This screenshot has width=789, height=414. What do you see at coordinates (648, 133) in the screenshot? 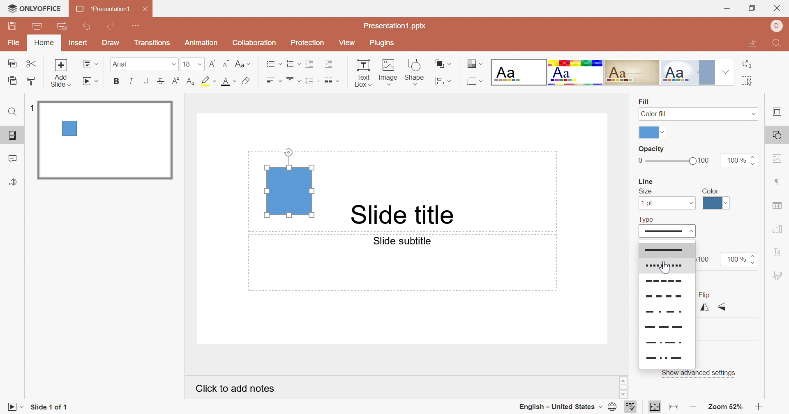
I see `color` at bounding box center [648, 133].